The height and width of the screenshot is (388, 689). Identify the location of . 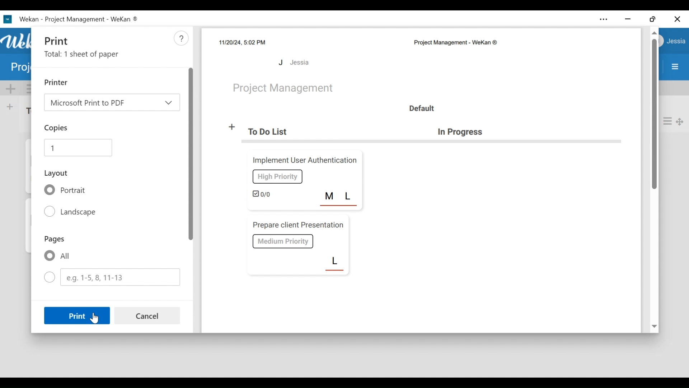
(191, 154).